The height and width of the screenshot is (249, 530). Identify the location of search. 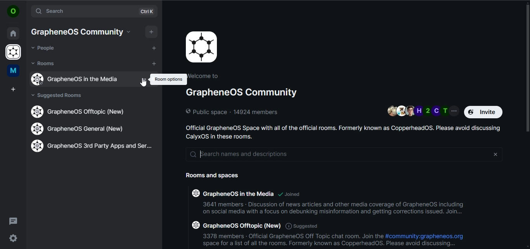
(346, 155).